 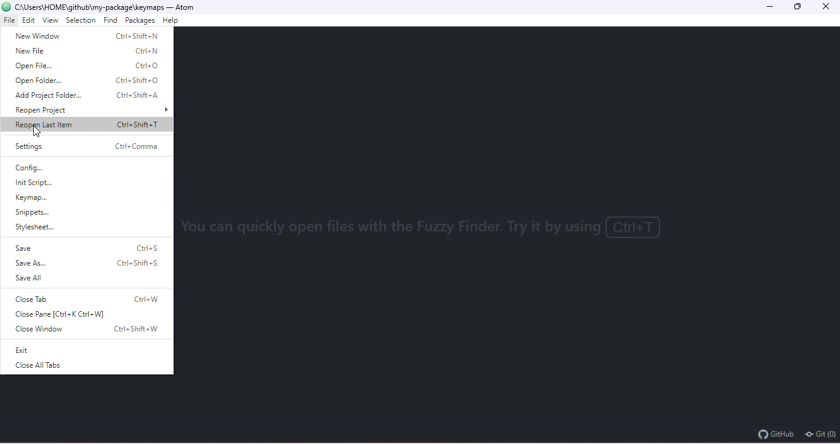 I want to click on open folder, so click(x=86, y=82).